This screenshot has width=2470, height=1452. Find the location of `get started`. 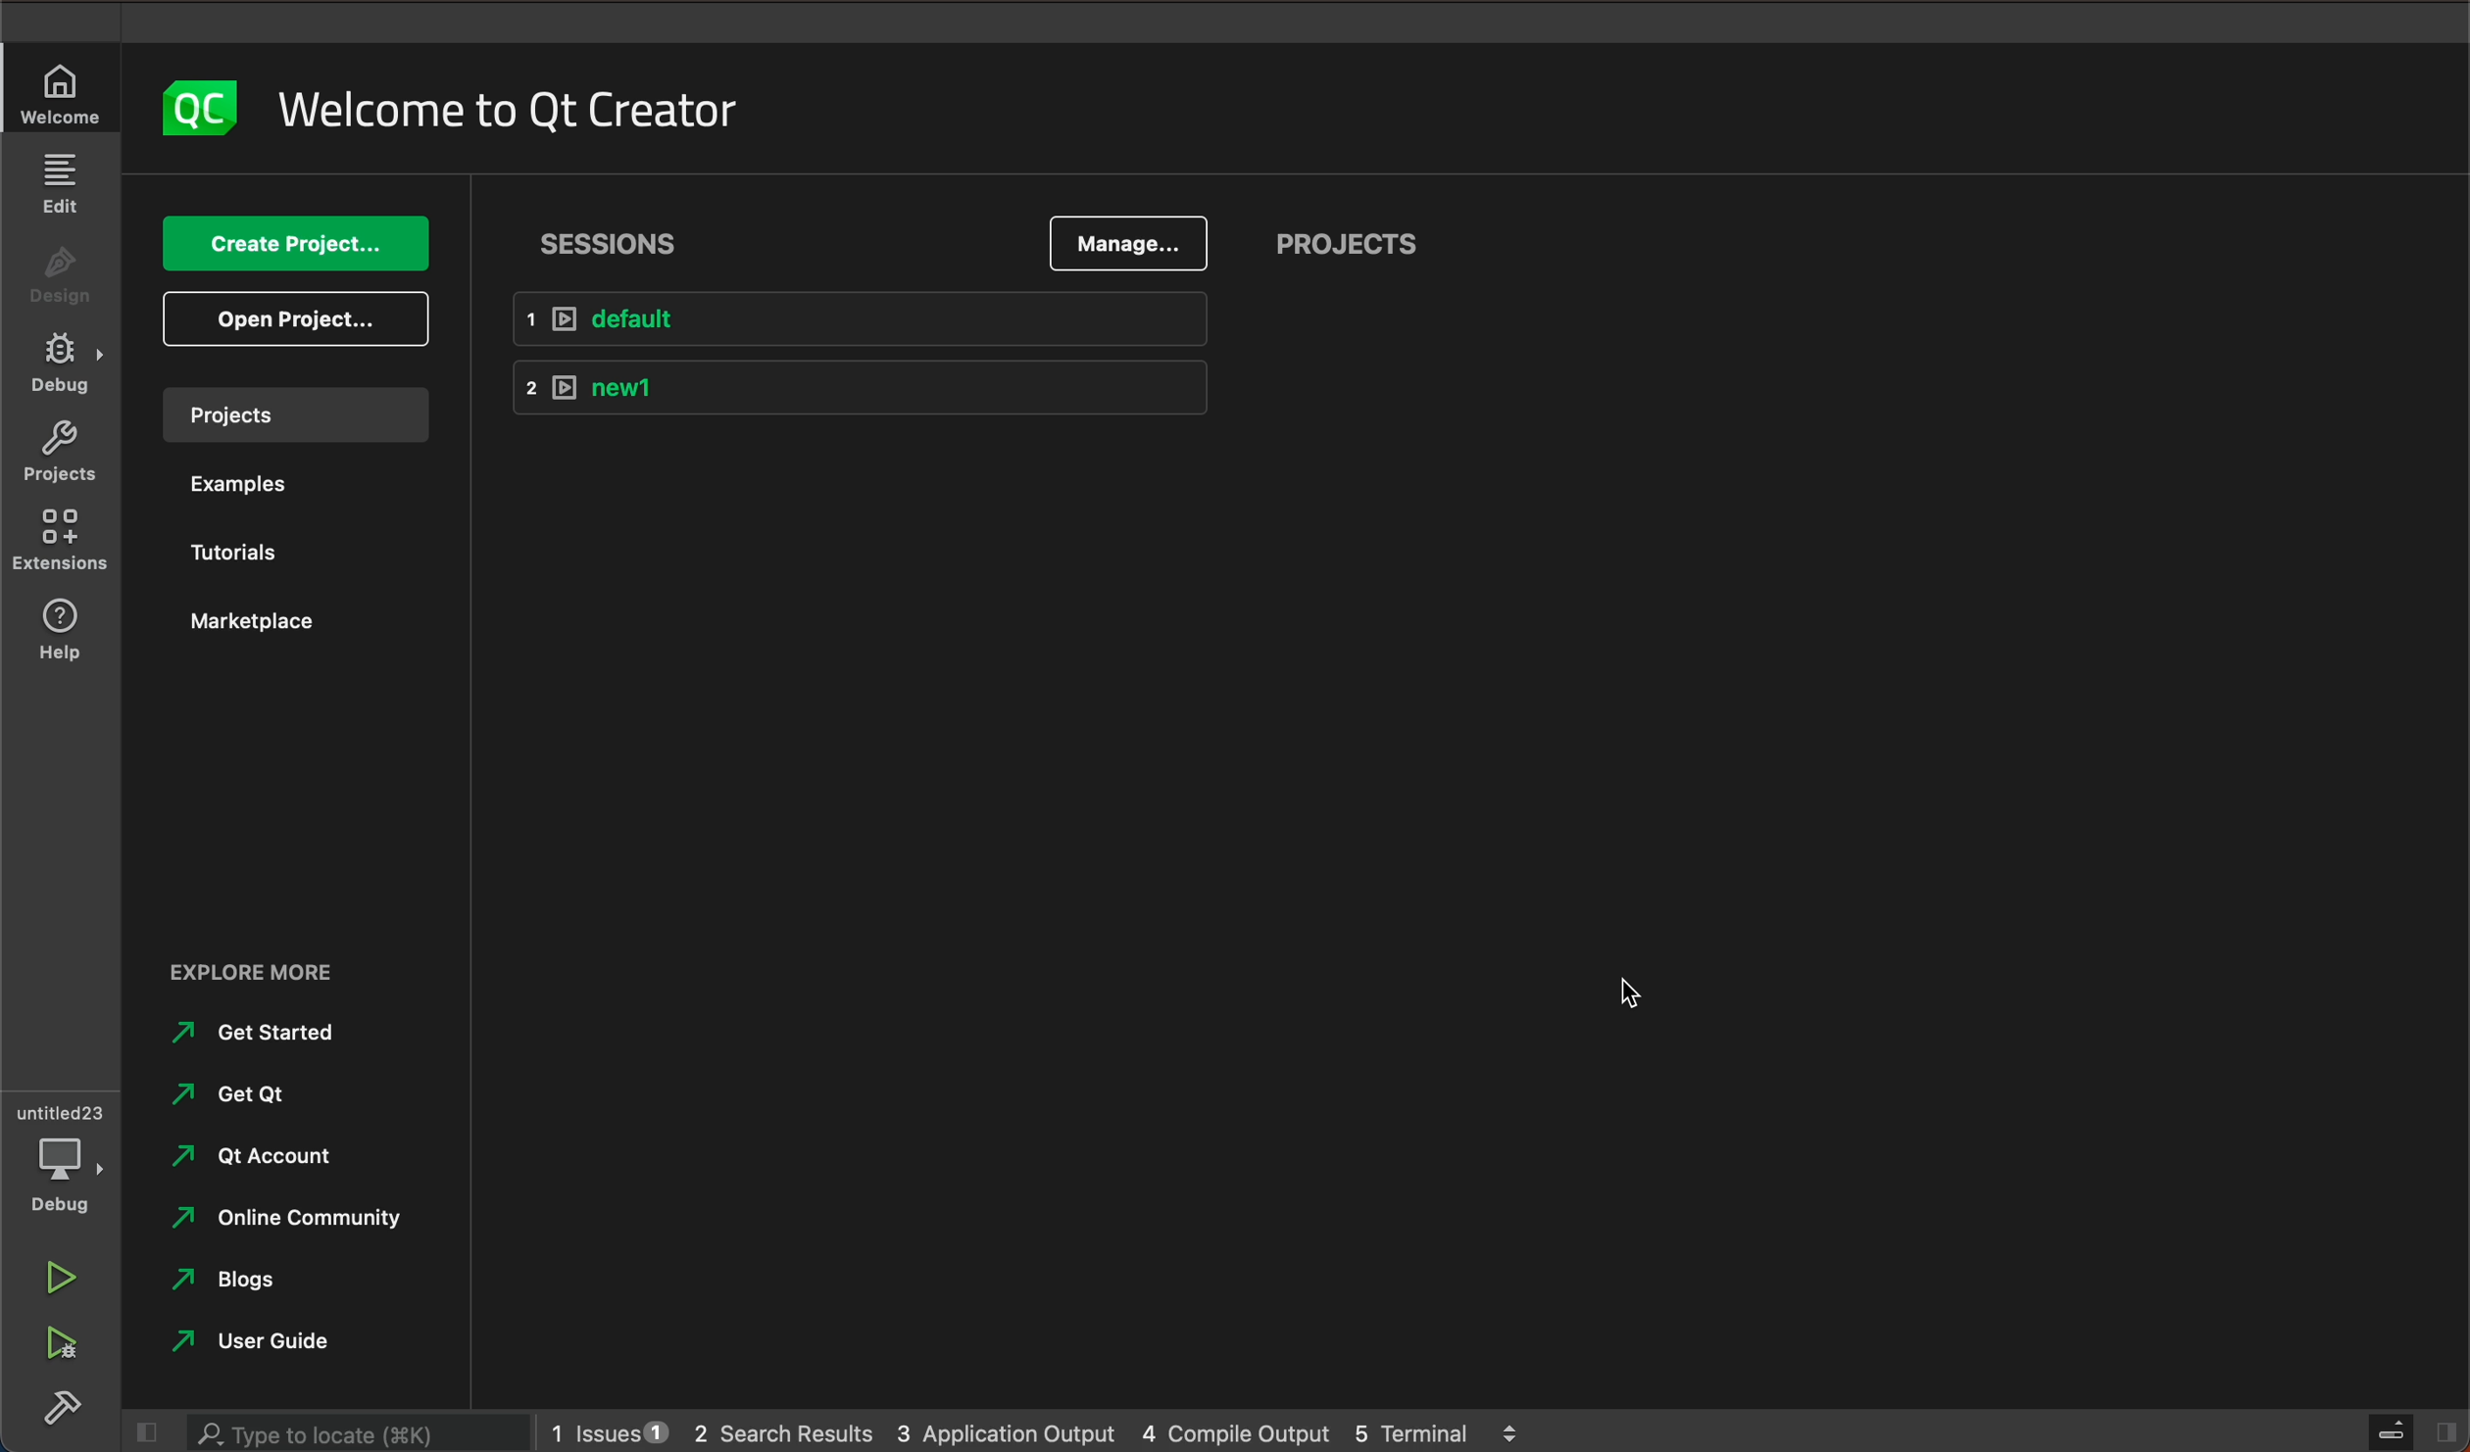

get started is located at coordinates (265, 1032).